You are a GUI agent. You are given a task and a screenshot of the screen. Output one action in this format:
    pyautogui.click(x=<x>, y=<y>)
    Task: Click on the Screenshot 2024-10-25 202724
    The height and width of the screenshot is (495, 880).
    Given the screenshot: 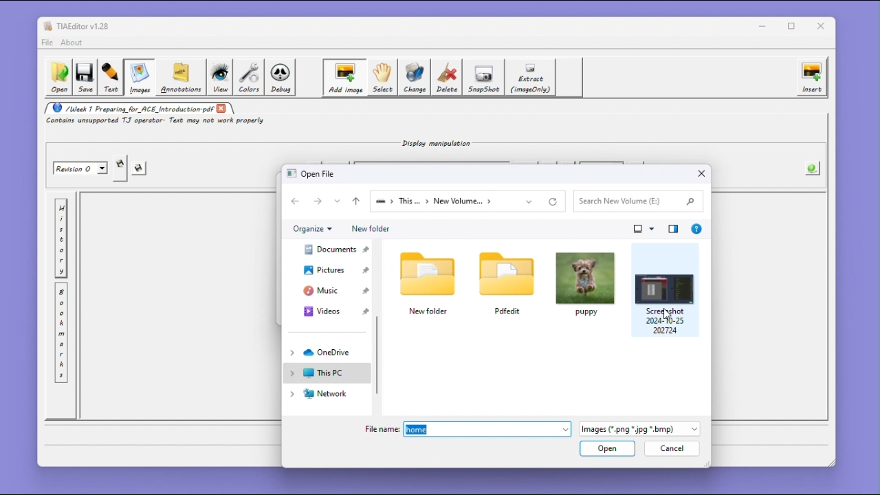 What is the action you would take?
    pyautogui.click(x=665, y=289)
    